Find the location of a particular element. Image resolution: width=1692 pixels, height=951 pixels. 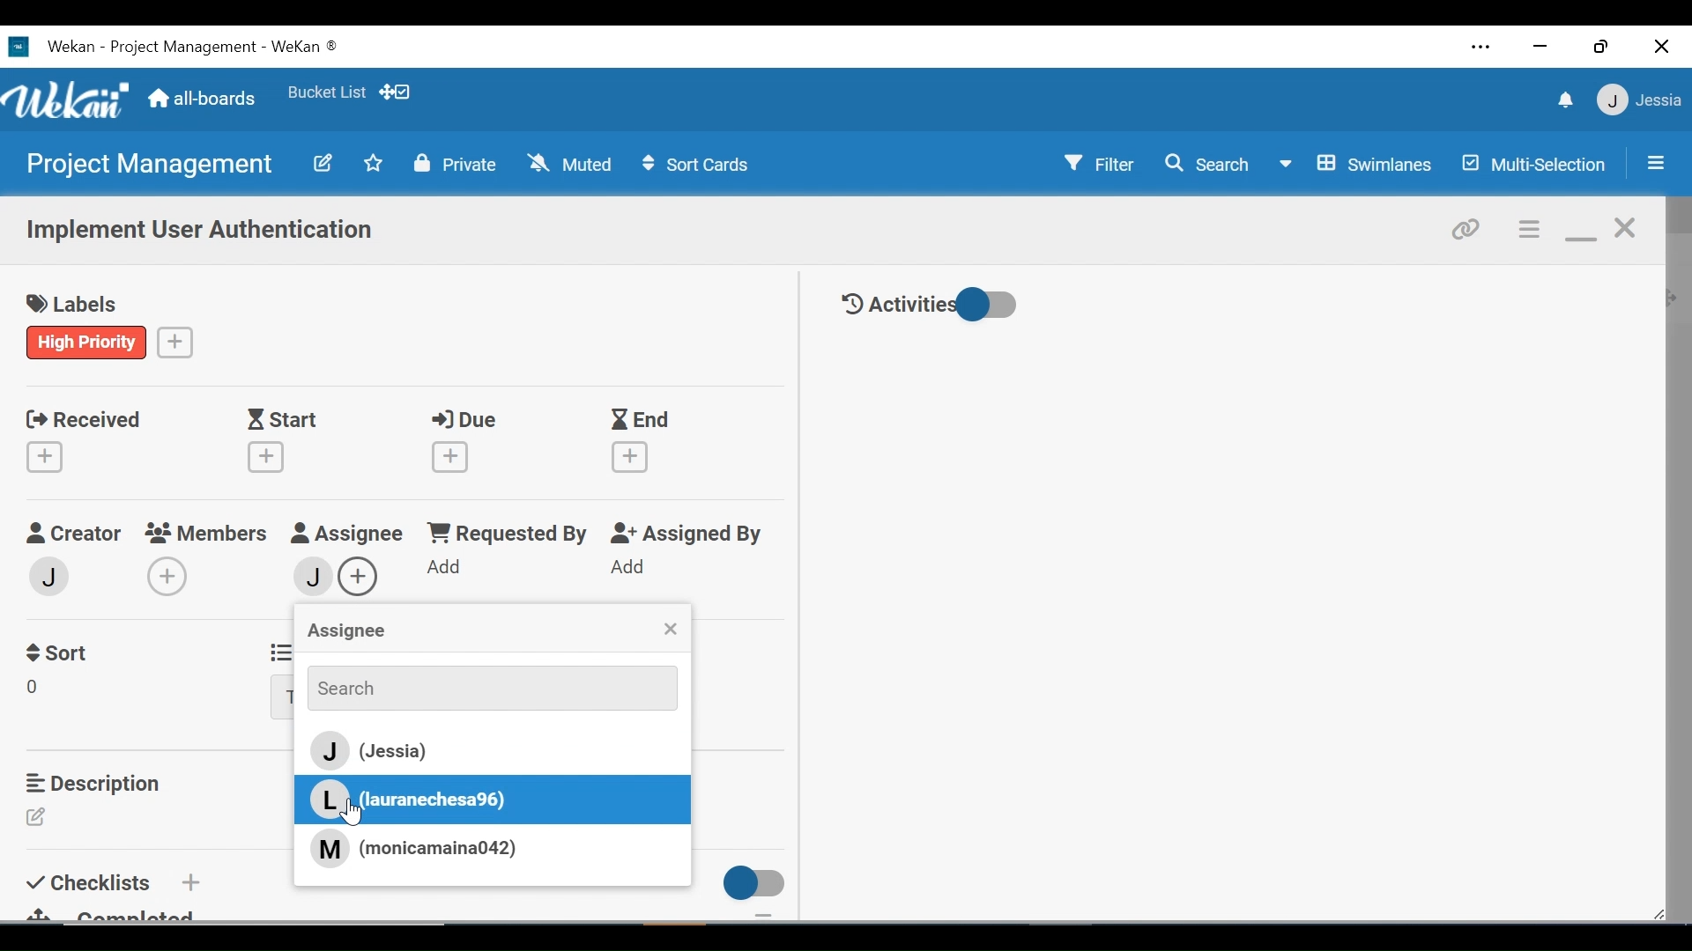

Creator is located at coordinates (72, 534).